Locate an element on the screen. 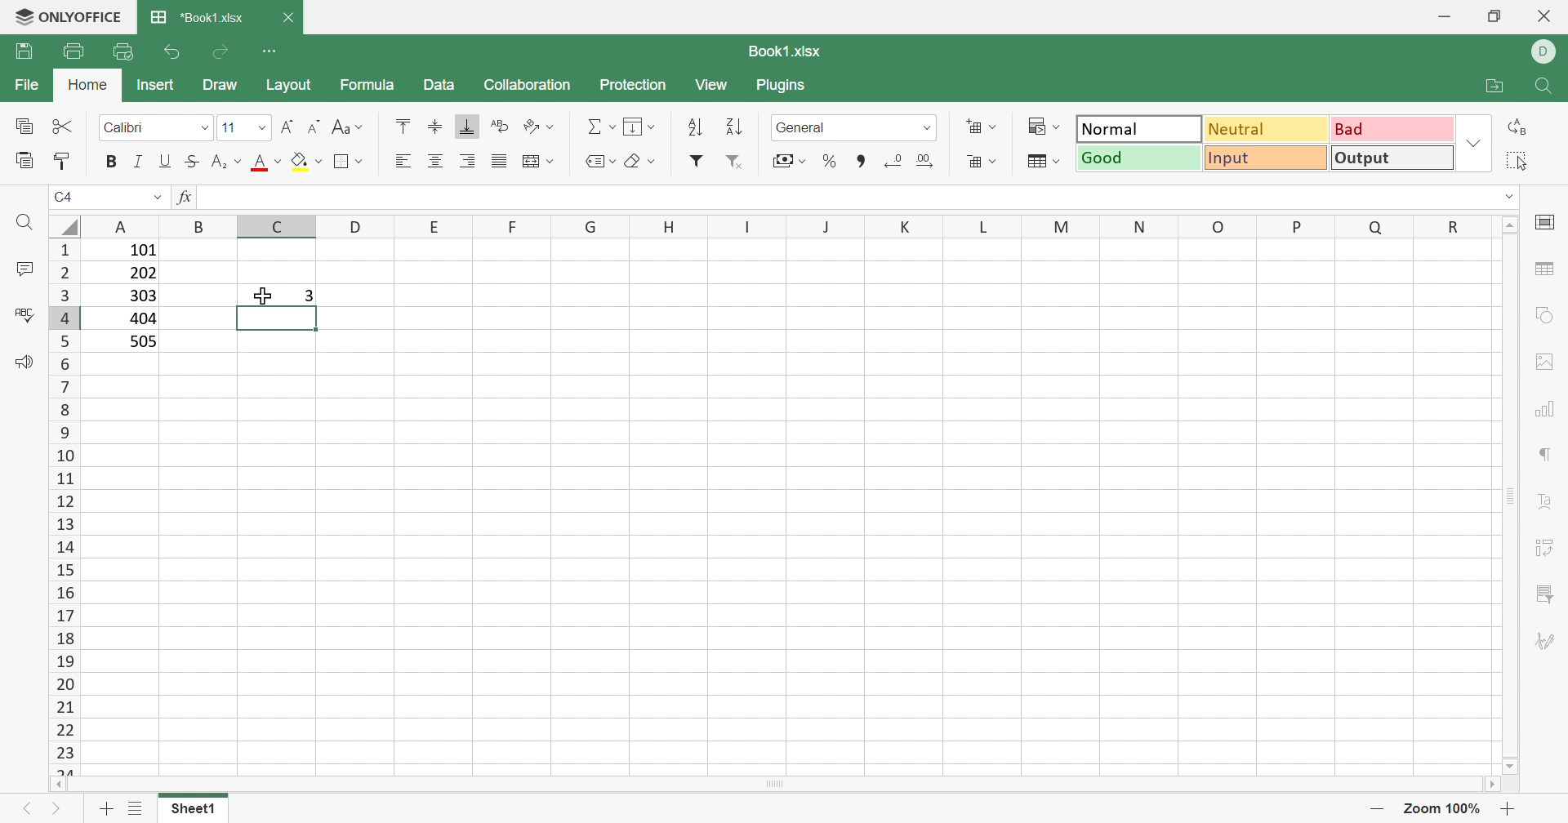  Insert is located at coordinates (155, 83).